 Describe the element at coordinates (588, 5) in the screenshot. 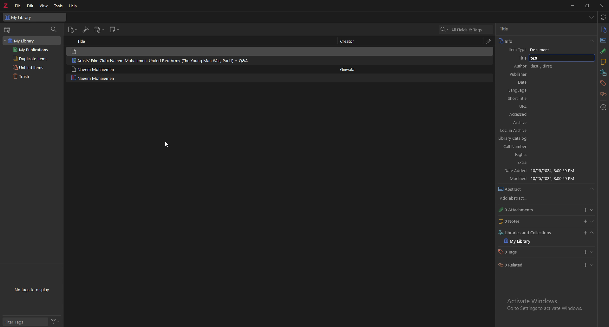

I see `resize` at that location.